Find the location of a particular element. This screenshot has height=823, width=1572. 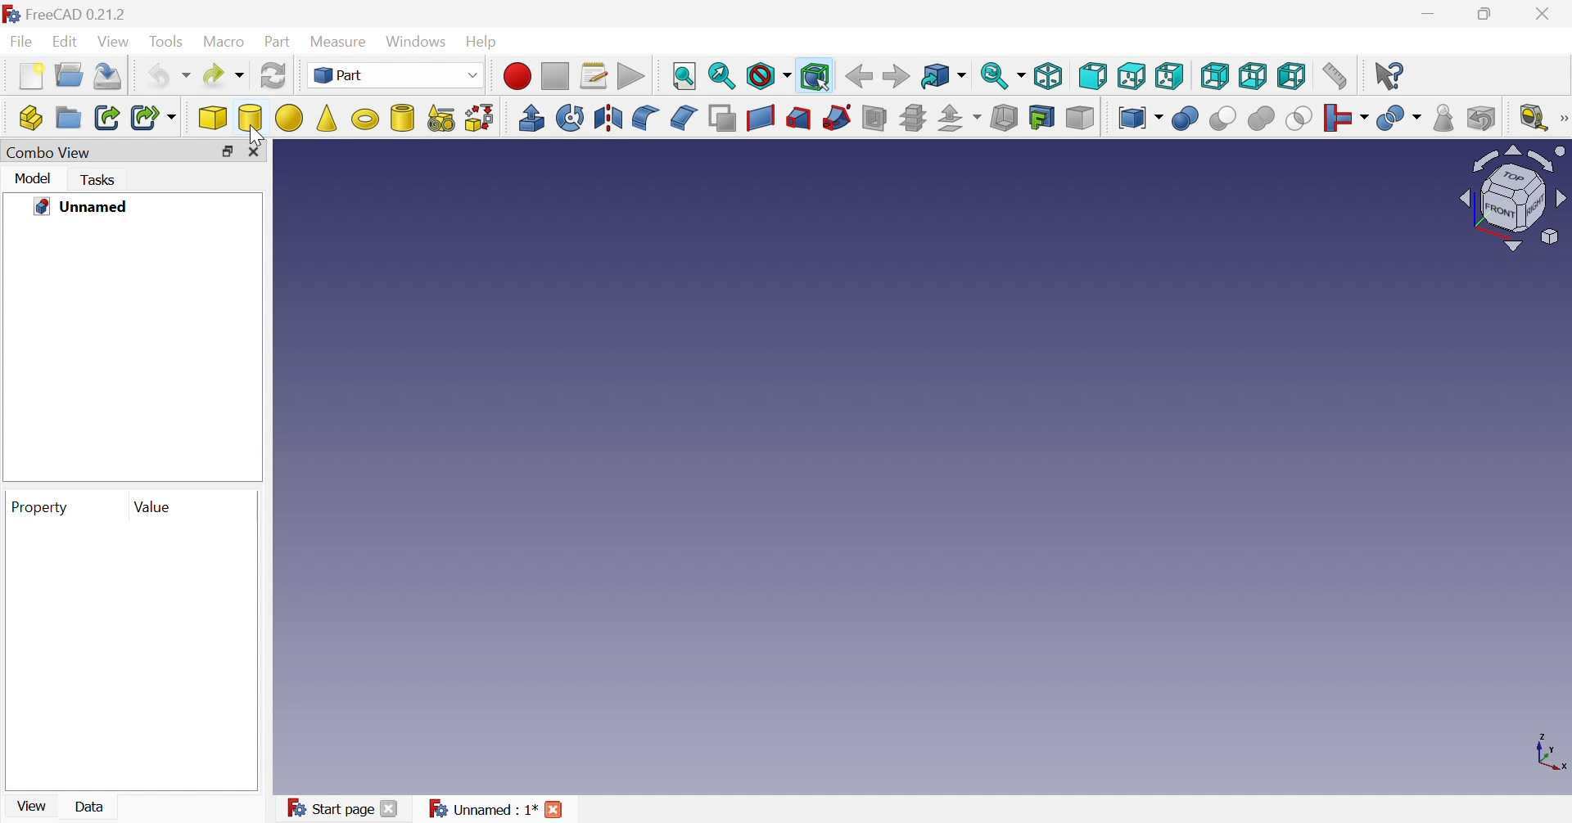

Windows is located at coordinates (418, 42).